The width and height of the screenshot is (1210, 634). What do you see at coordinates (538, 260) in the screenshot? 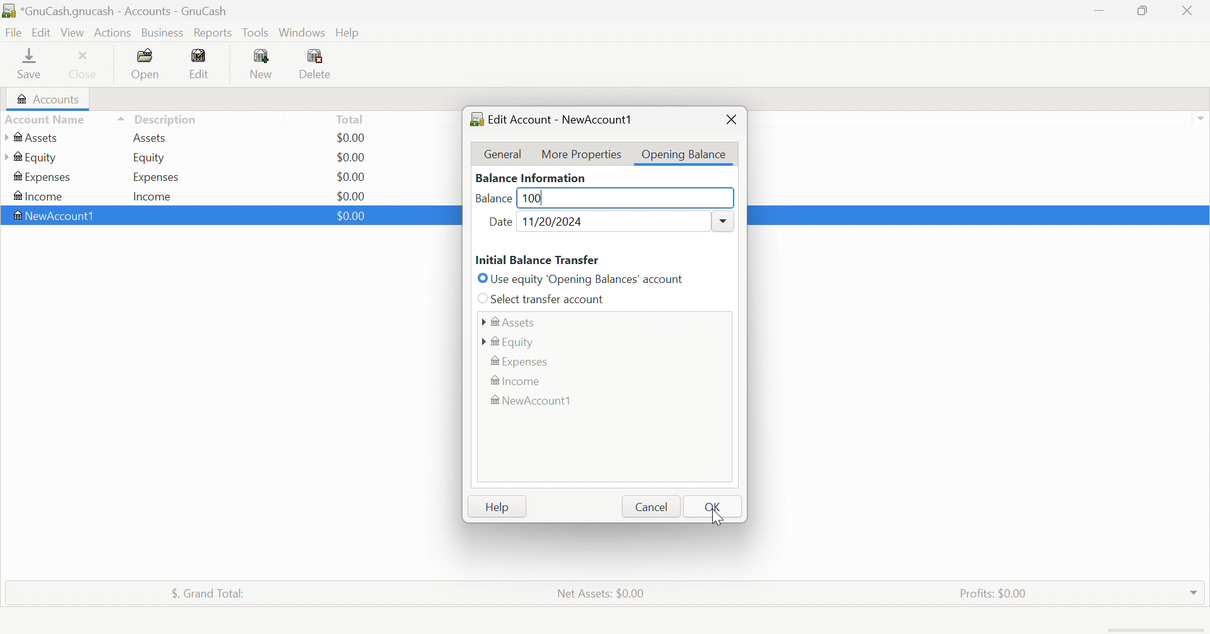
I see `Initial Balance Transfer` at bounding box center [538, 260].